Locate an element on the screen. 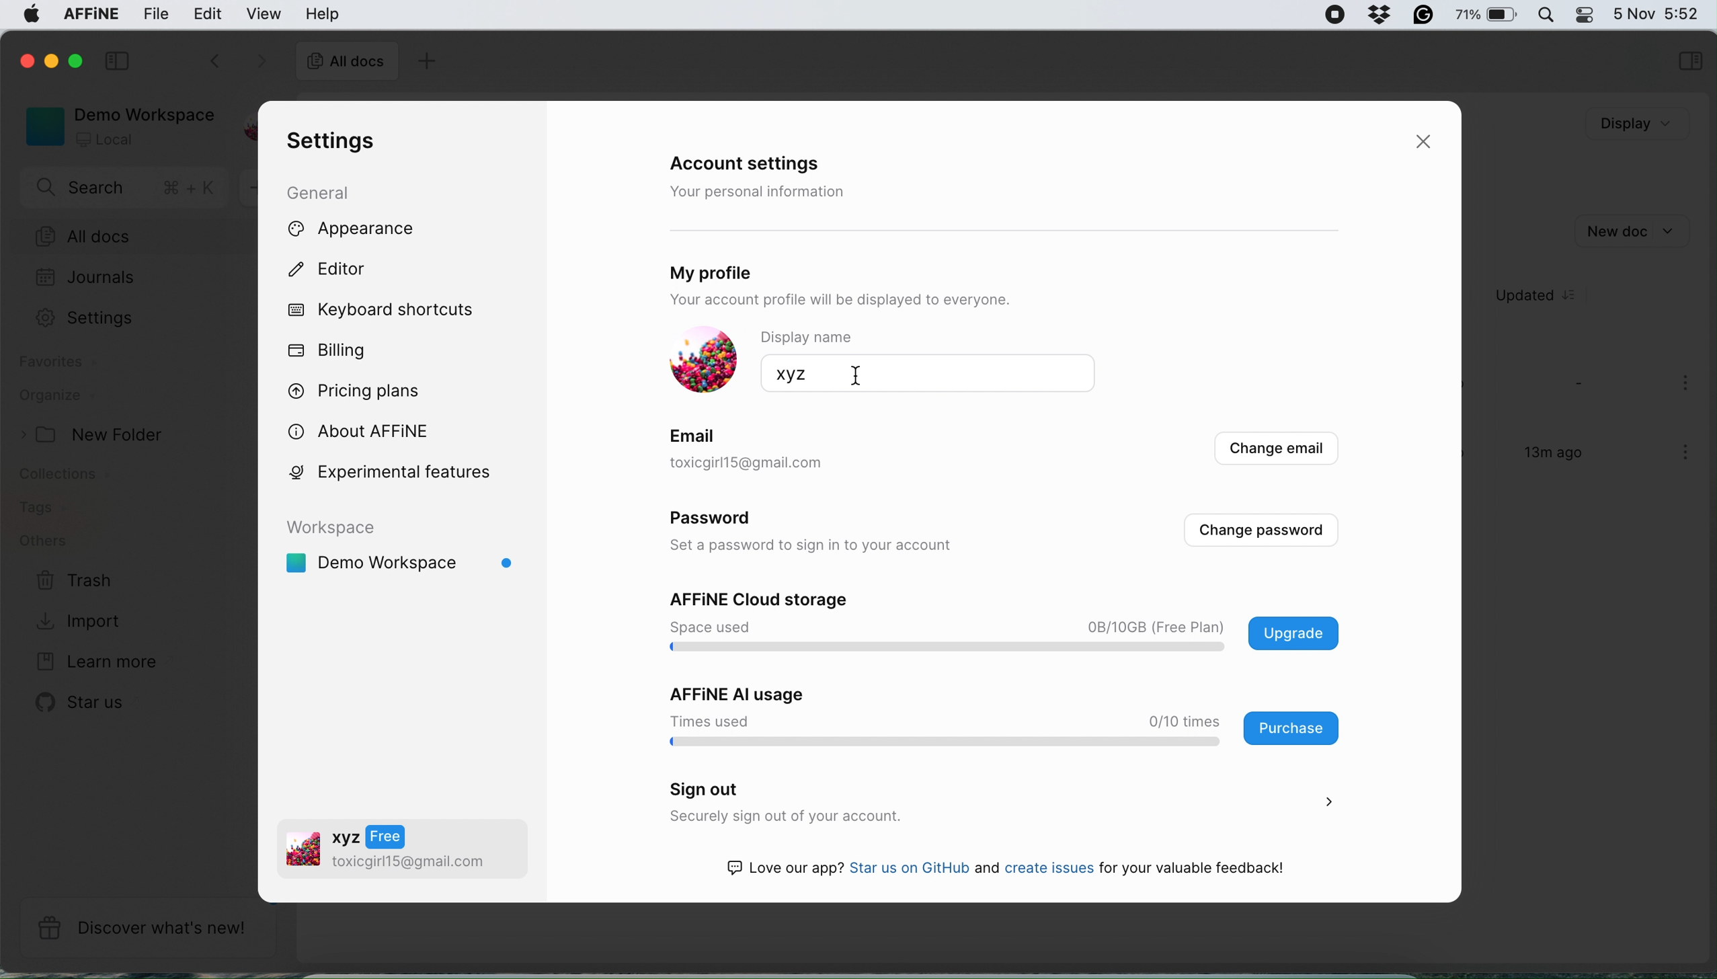 This screenshot has width=1717, height=979. change passwords is located at coordinates (1261, 531).